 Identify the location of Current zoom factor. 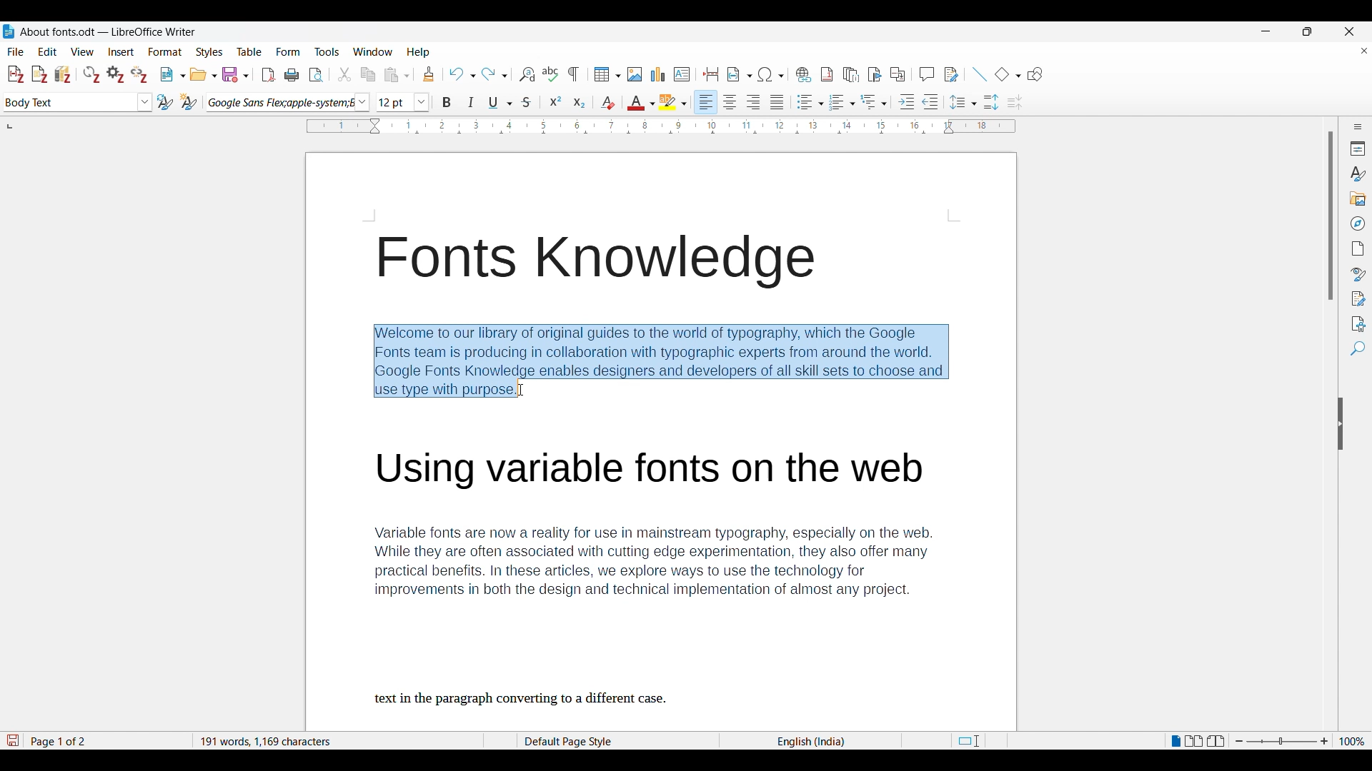
(1352, 741).